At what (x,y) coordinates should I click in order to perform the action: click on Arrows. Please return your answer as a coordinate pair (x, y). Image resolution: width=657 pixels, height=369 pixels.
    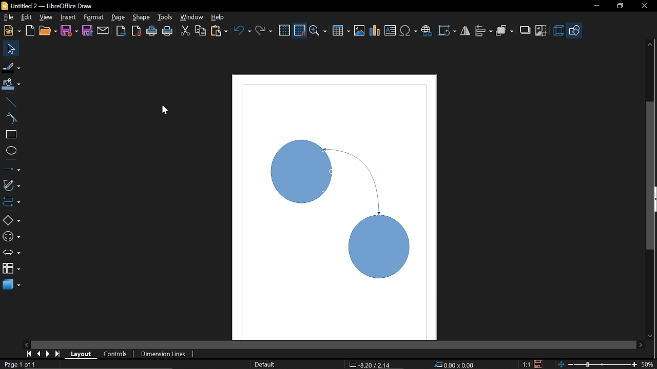
    Looking at the image, I should click on (11, 254).